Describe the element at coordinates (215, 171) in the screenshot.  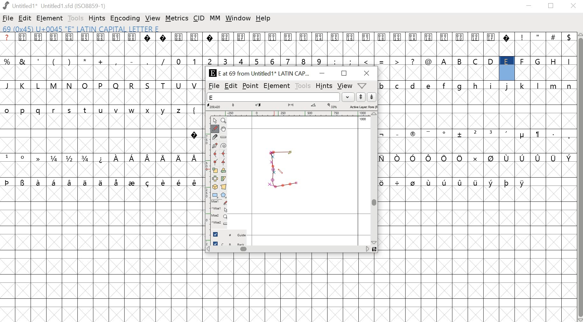
I see `Scale` at that location.